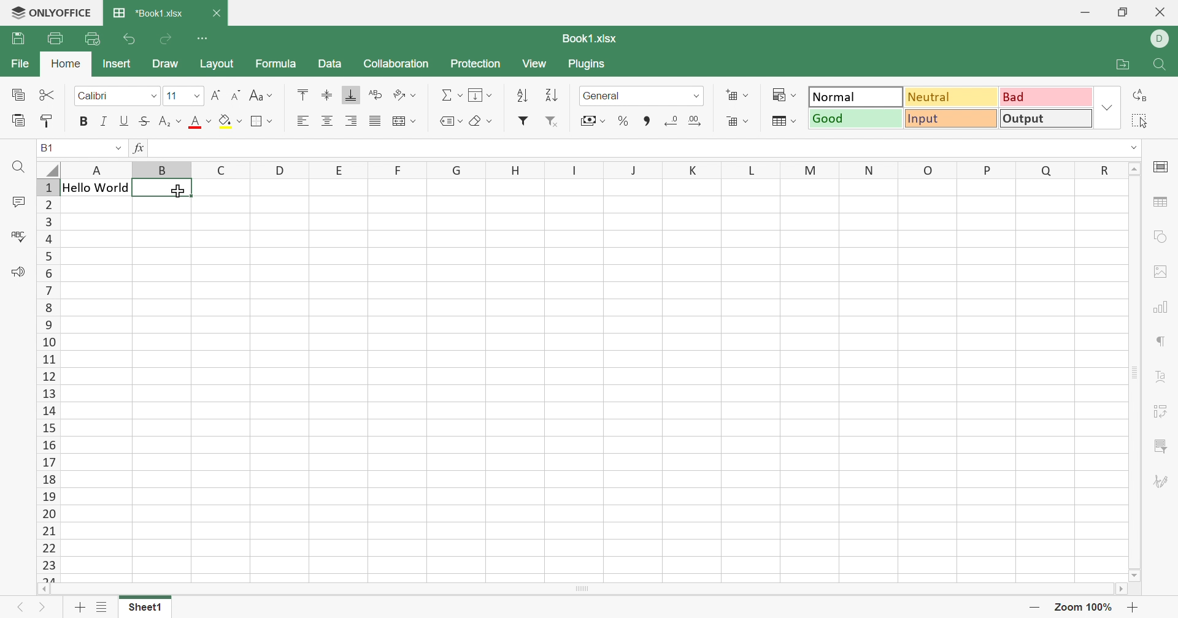  I want to click on Drop down, so click(1134, 150).